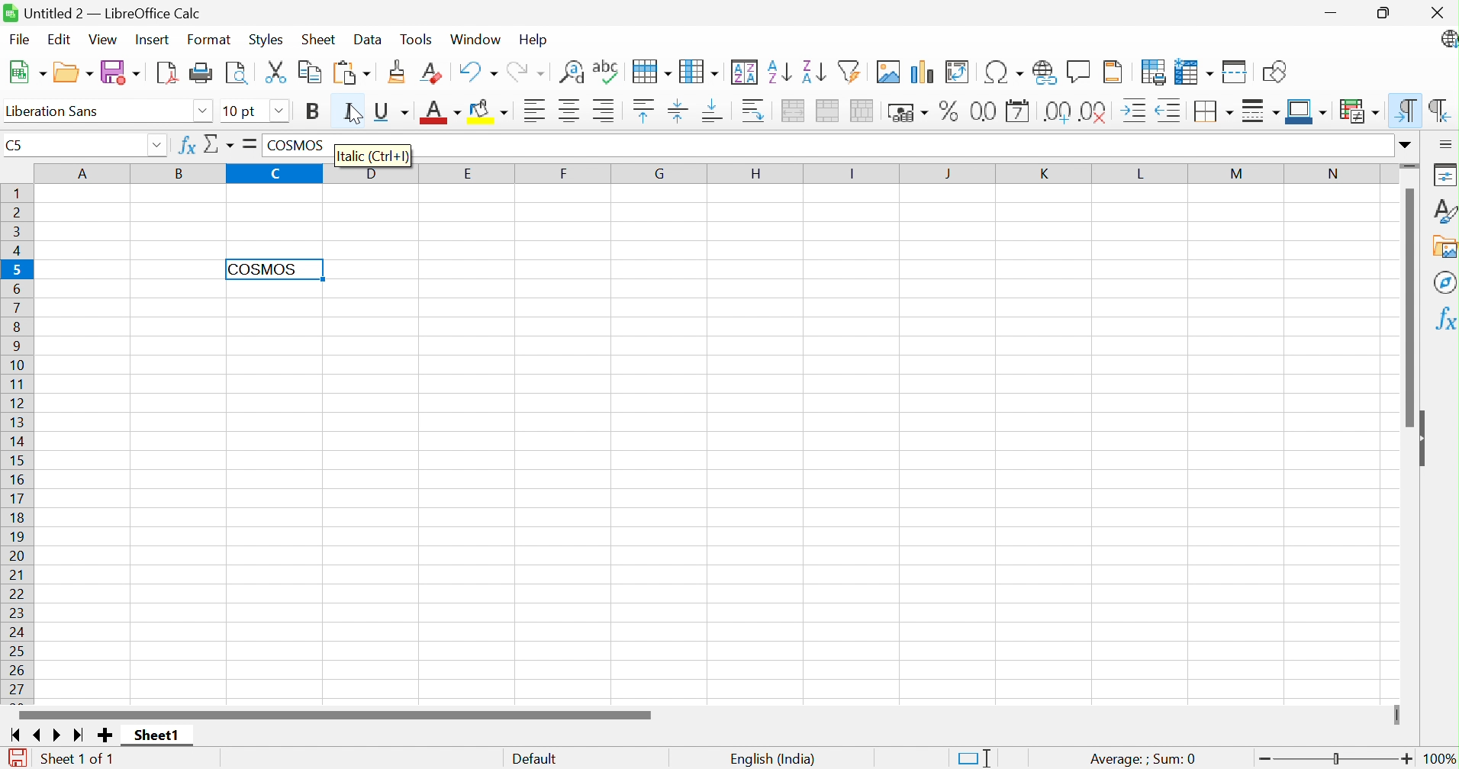  Describe the element at coordinates (1154, 72) in the screenshot. I see `Define print area` at that location.